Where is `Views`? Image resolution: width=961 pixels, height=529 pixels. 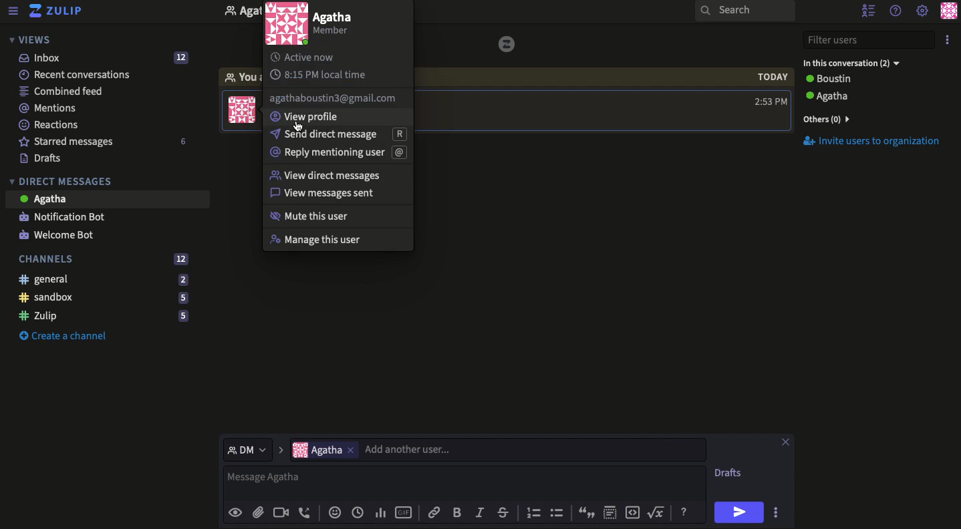 Views is located at coordinates (33, 40).